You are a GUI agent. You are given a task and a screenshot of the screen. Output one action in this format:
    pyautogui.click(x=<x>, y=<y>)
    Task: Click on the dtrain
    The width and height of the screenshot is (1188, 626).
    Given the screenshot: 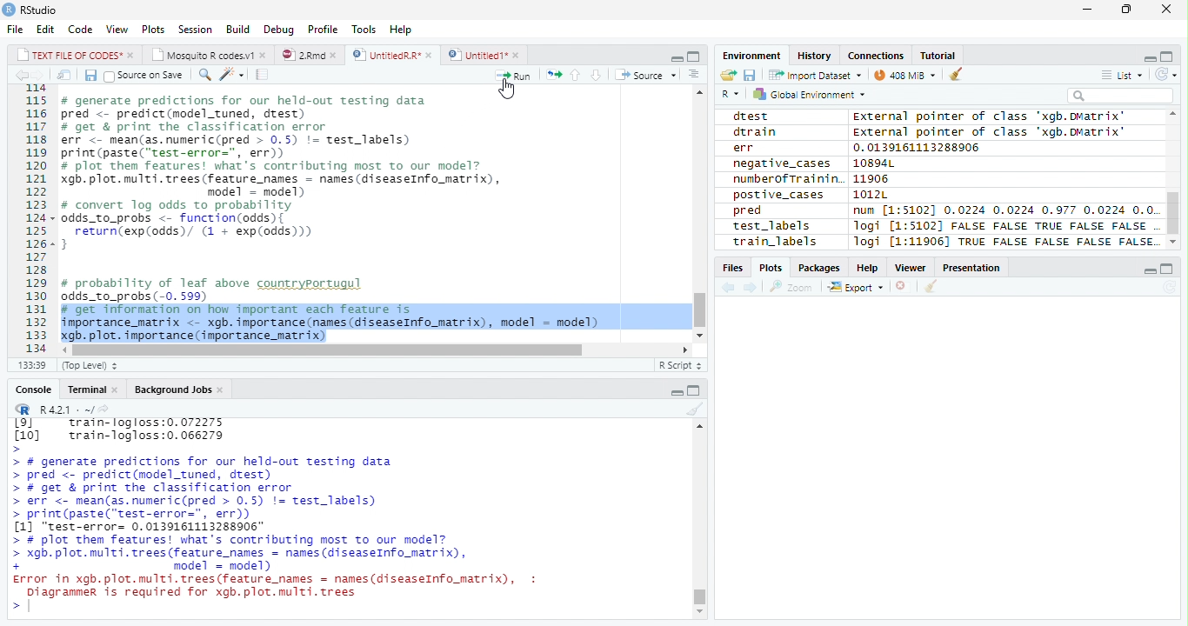 What is the action you would take?
    pyautogui.click(x=754, y=132)
    